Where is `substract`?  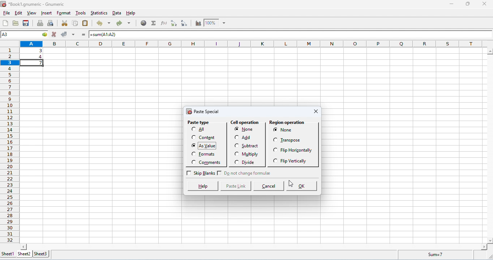 substract is located at coordinates (253, 145).